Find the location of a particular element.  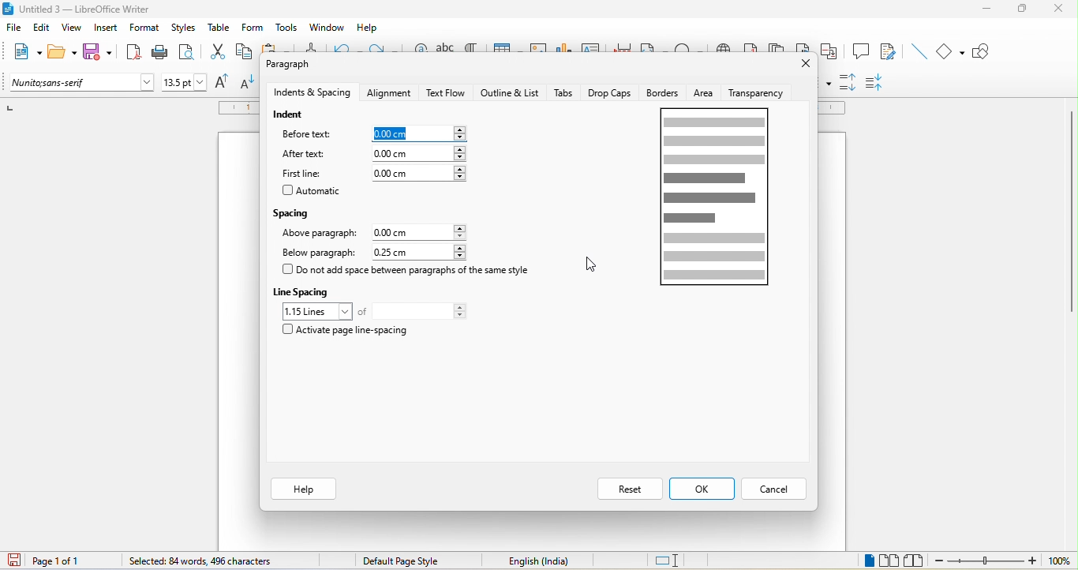

font size is located at coordinates (185, 83).